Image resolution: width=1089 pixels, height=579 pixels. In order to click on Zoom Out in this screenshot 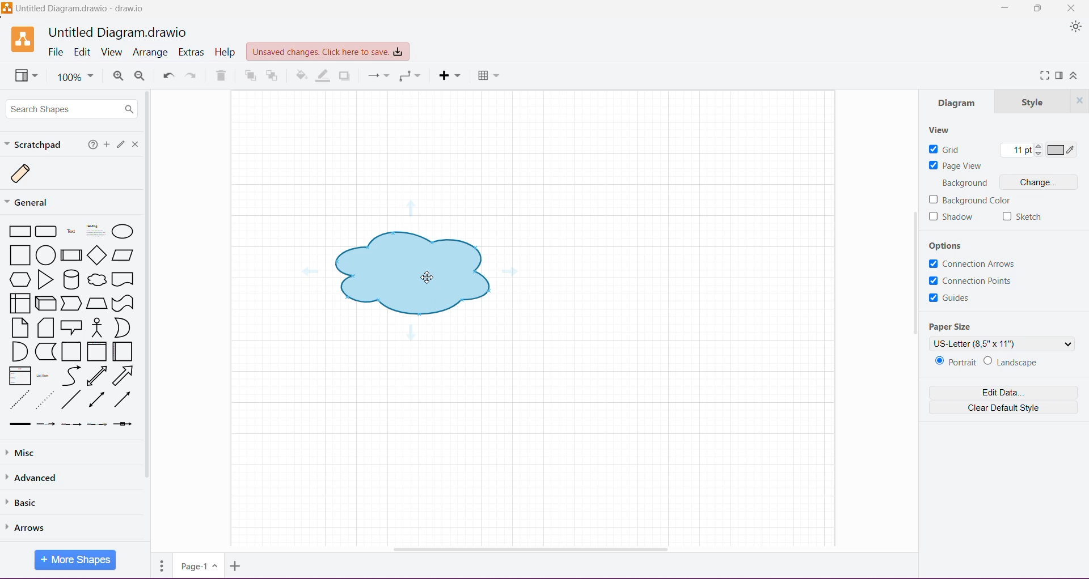, I will do `click(141, 76)`.